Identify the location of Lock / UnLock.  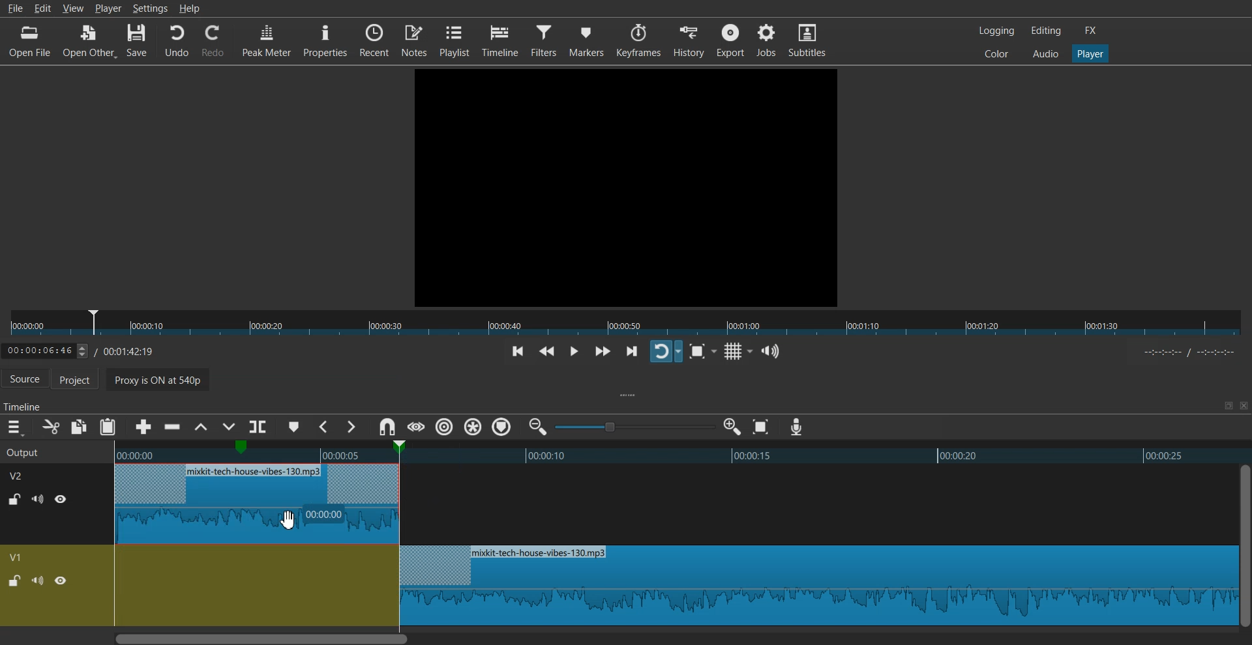
(14, 581).